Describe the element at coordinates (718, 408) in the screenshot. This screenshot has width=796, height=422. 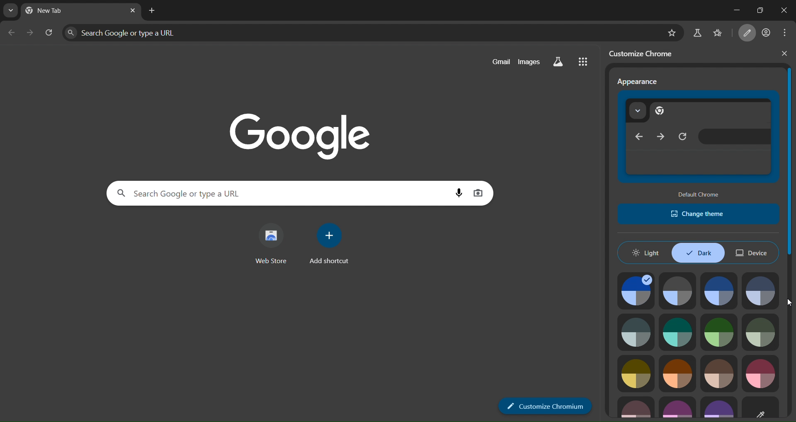
I see `image` at that location.